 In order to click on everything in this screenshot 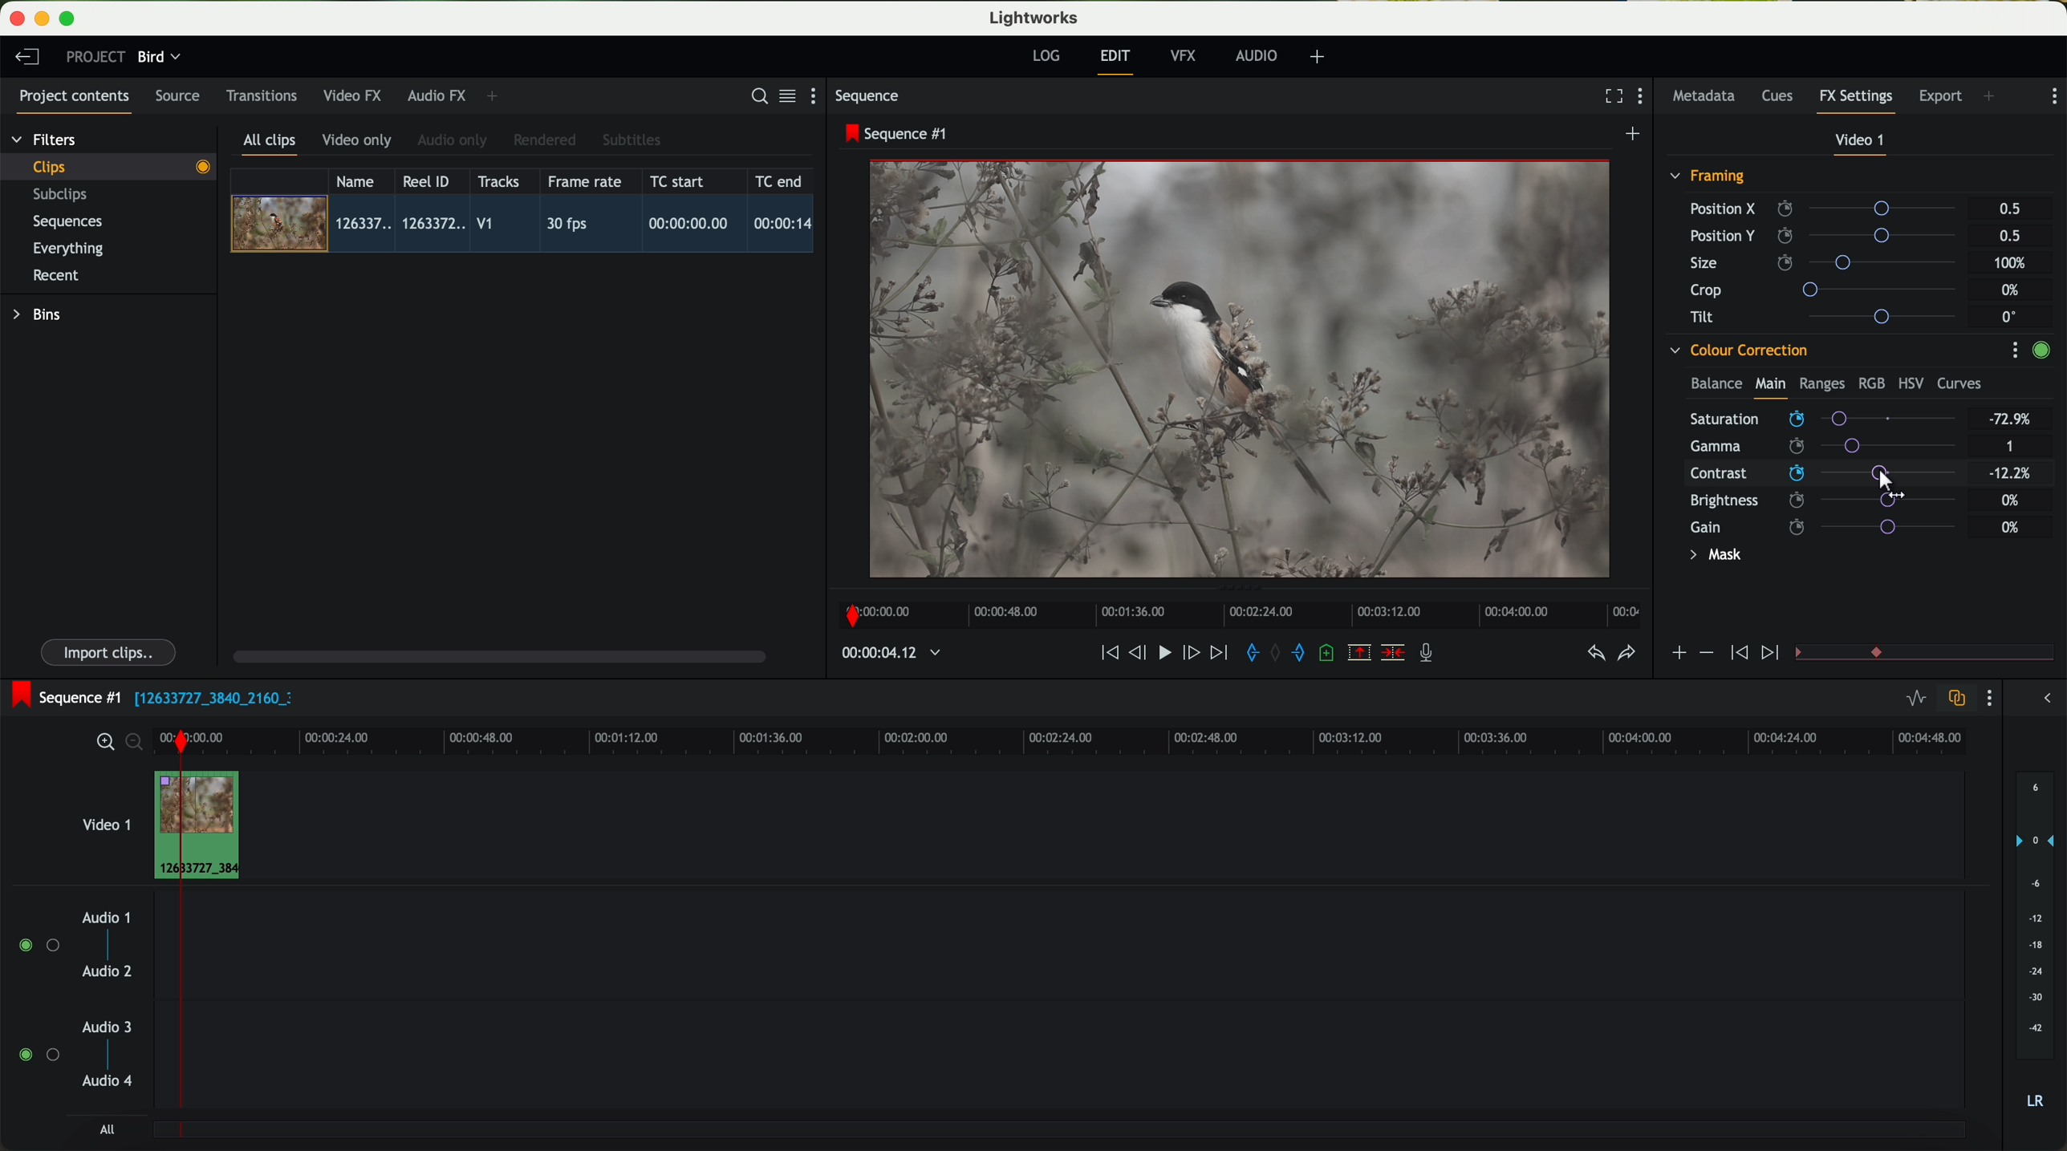, I will do `click(69, 249)`.